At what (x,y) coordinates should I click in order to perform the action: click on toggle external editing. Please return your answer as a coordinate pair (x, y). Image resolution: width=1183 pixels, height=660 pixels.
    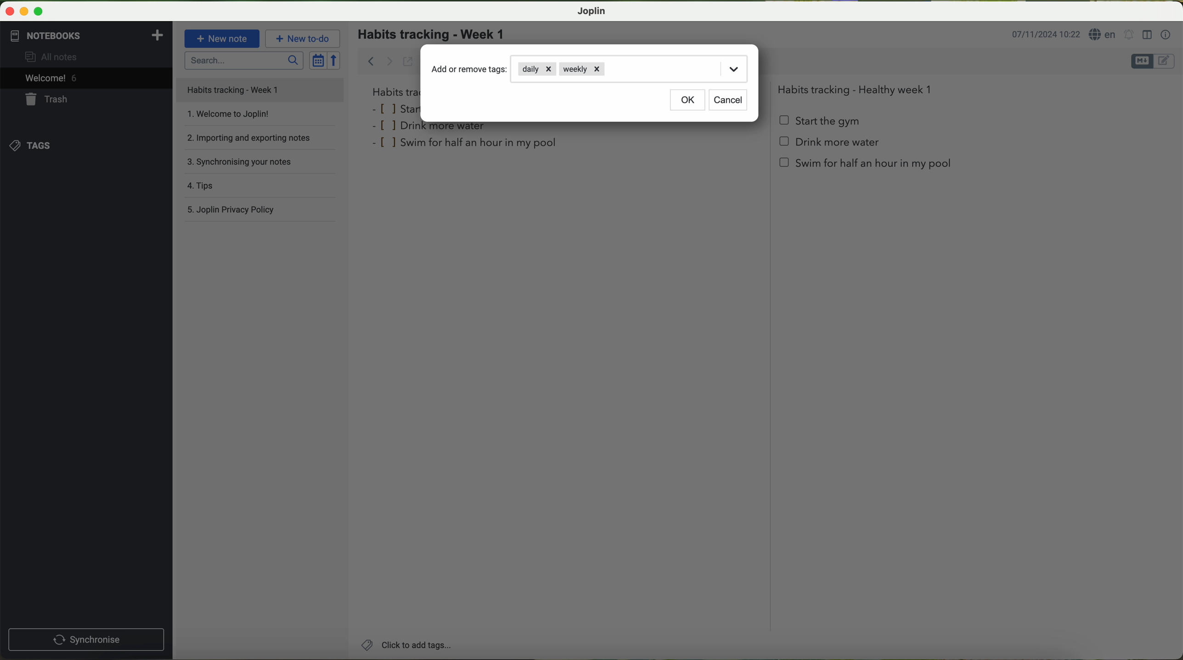
    Looking at the image, I should click on (408, 61).